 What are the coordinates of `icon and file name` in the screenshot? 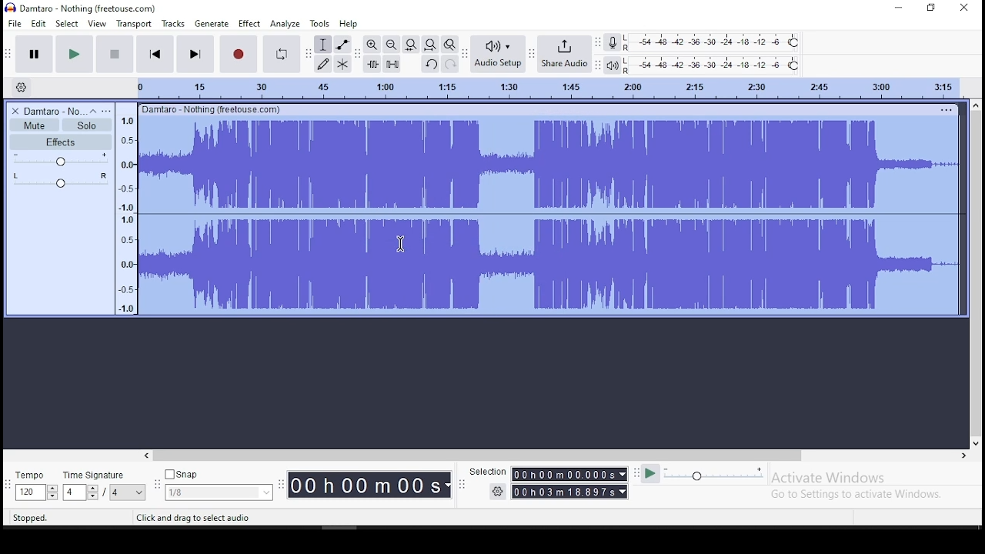 It's located at (82, 8).